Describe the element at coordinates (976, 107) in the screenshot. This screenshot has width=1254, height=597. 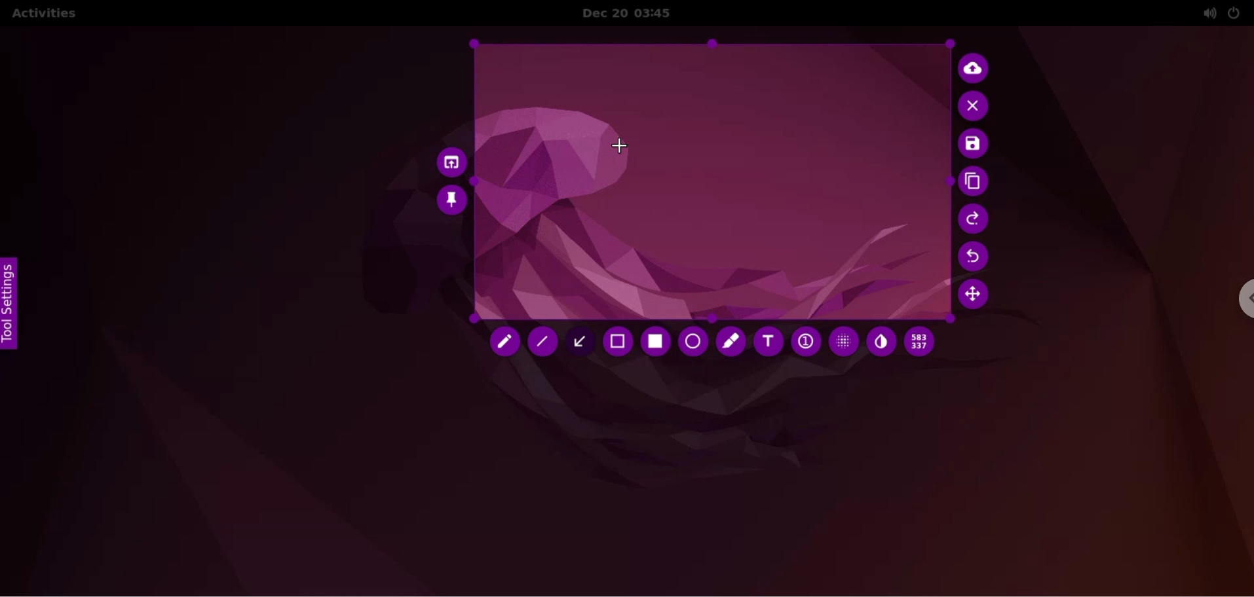
I see `cancel capture` at that location.